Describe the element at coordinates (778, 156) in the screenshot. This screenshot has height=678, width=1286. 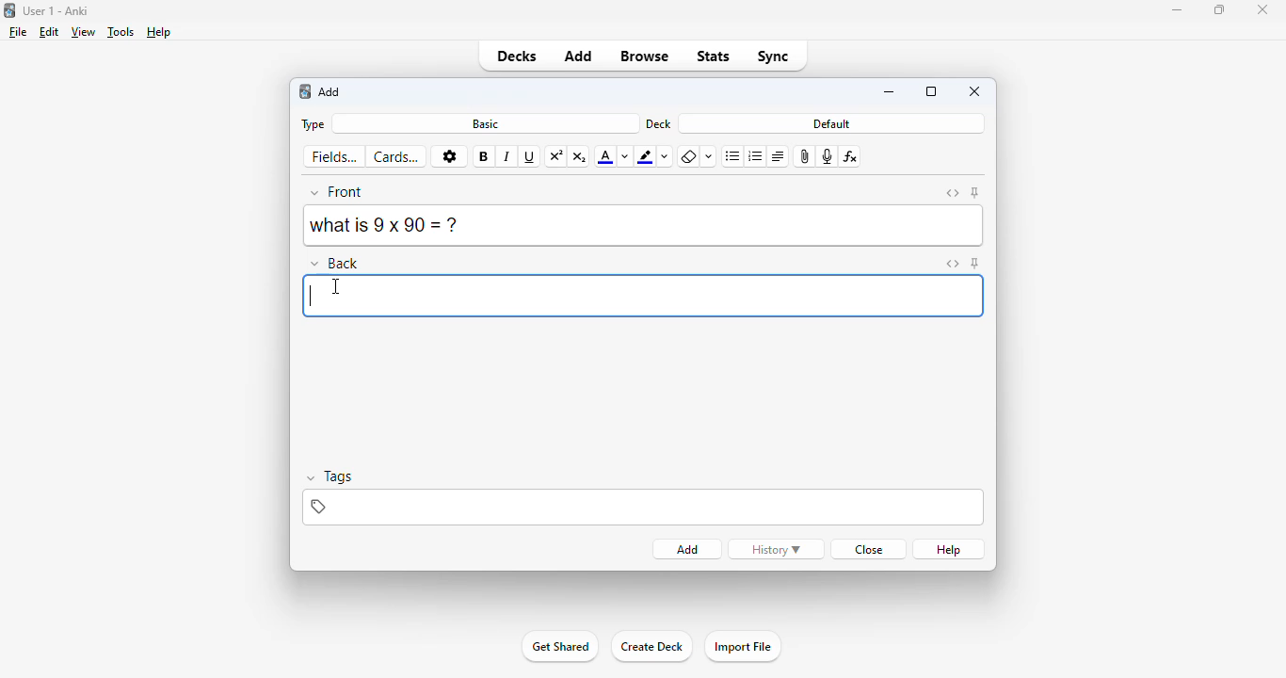
I see `alignment` at that location.